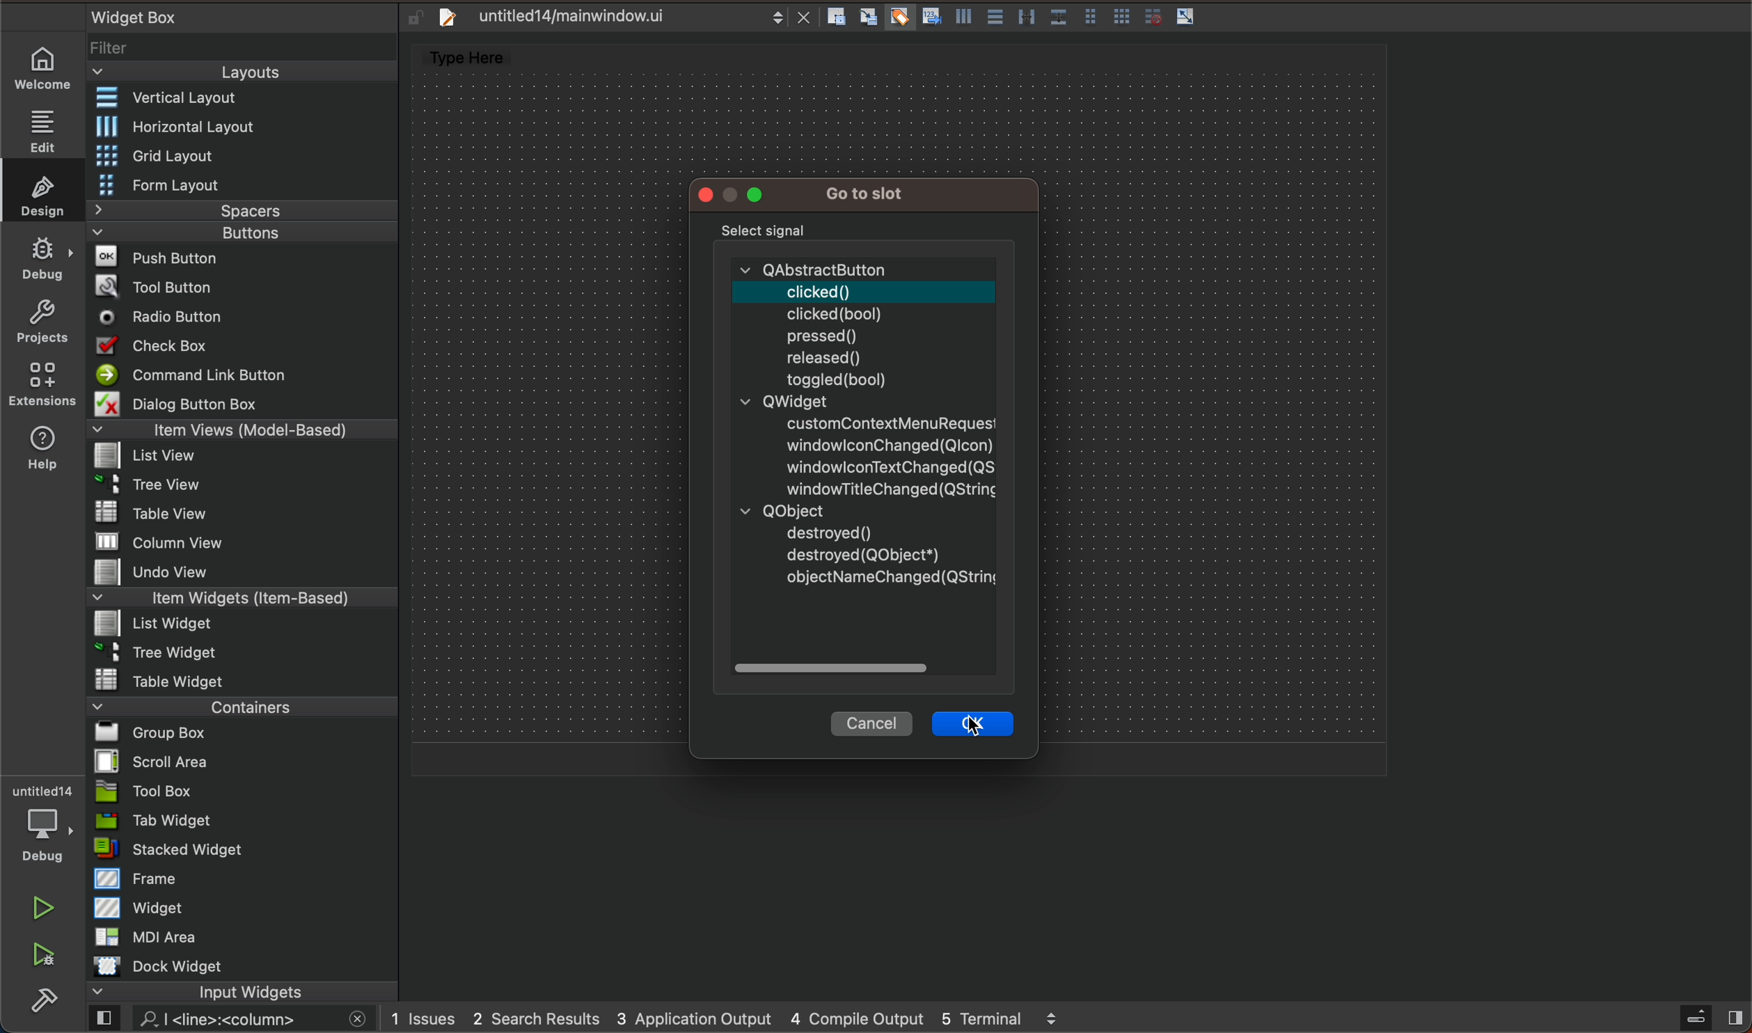 The height and width of the screenshot is (1033, 1752). I want to click on tree view, so click(249, 487).